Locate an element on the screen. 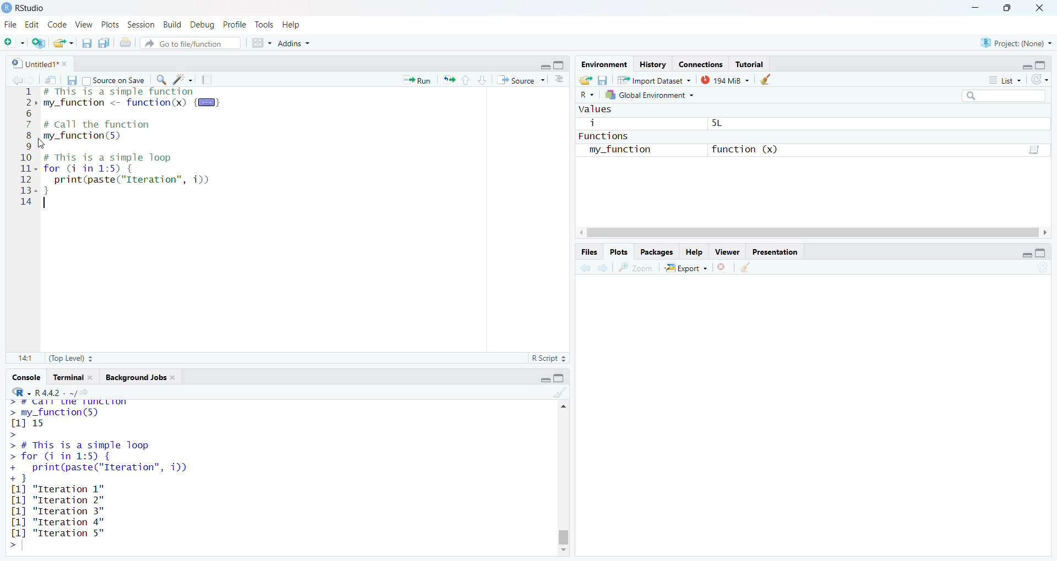  code tools is located at coordinates (183, 79).